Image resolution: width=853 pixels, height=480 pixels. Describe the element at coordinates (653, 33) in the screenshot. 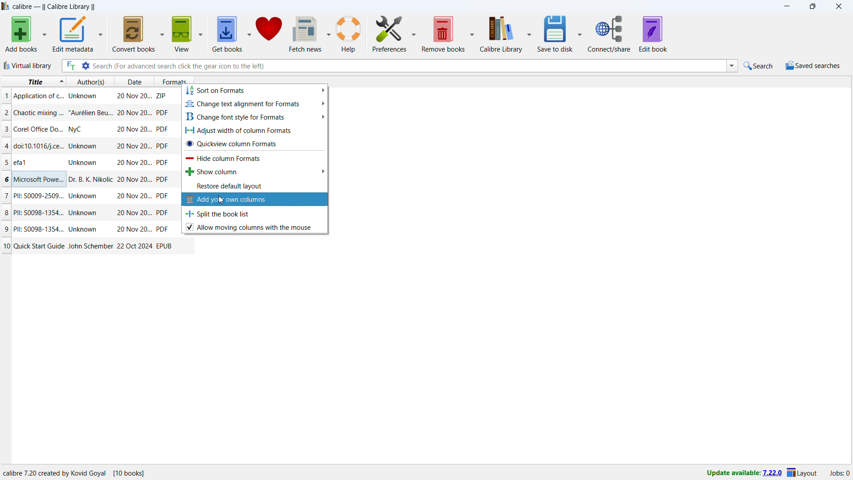

I see `edit book` at that location.